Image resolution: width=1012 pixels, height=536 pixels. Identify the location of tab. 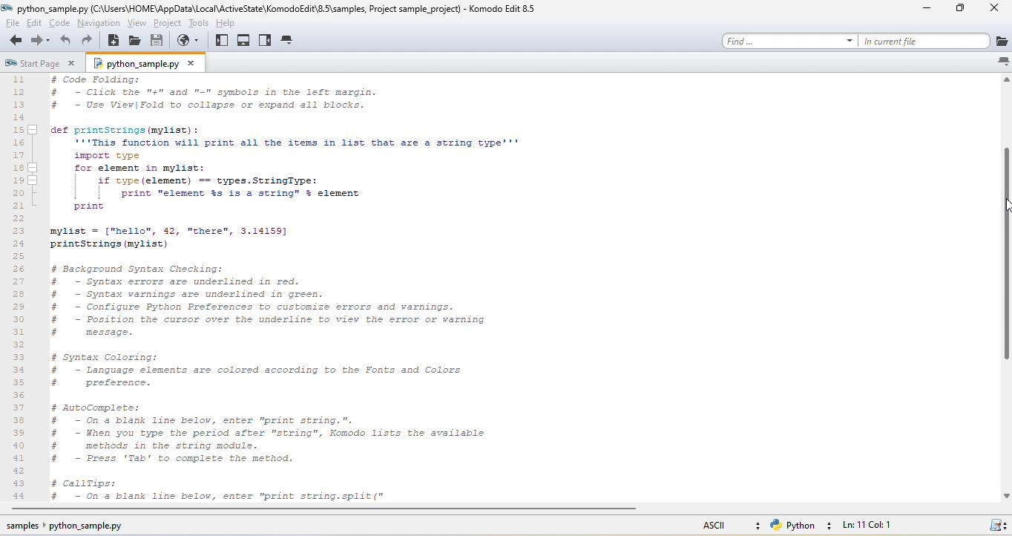
(289, 41).